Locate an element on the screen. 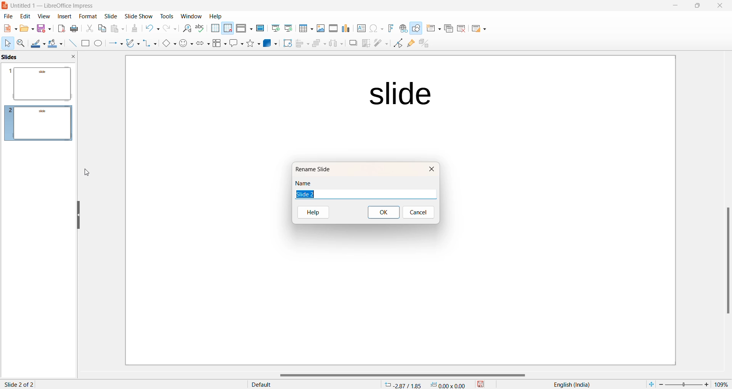  Insert text is located at coordinates (358, 28).